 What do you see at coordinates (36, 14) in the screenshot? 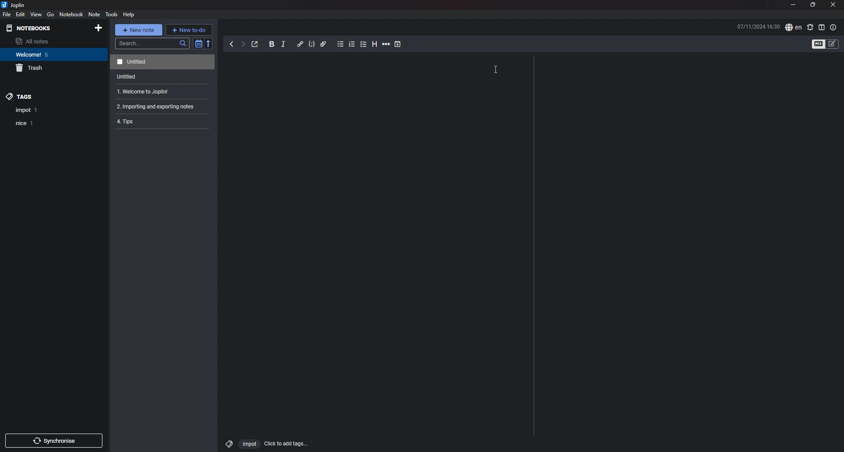
I see `view` at bounding box center [36, 14].